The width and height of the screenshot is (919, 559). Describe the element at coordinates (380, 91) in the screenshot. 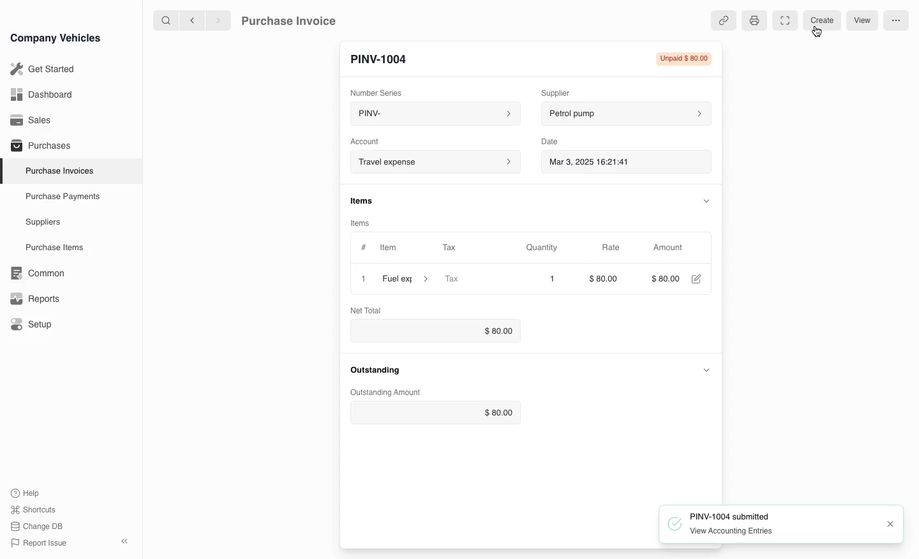

I see `Number Series` at that location.